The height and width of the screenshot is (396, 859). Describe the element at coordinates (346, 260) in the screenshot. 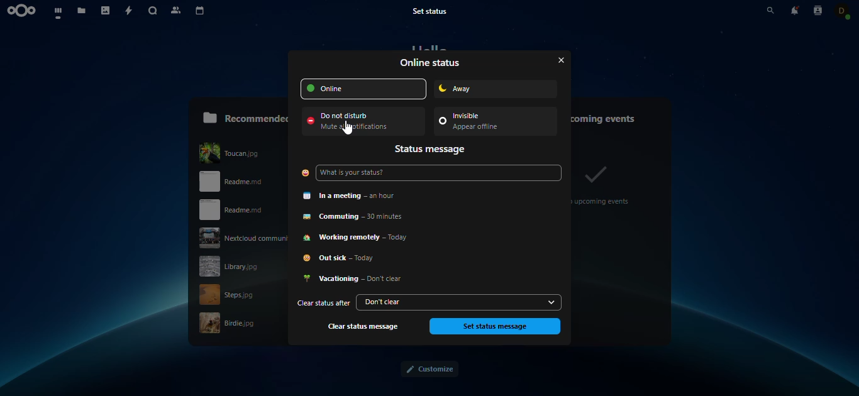

I see `out sick` at that location.